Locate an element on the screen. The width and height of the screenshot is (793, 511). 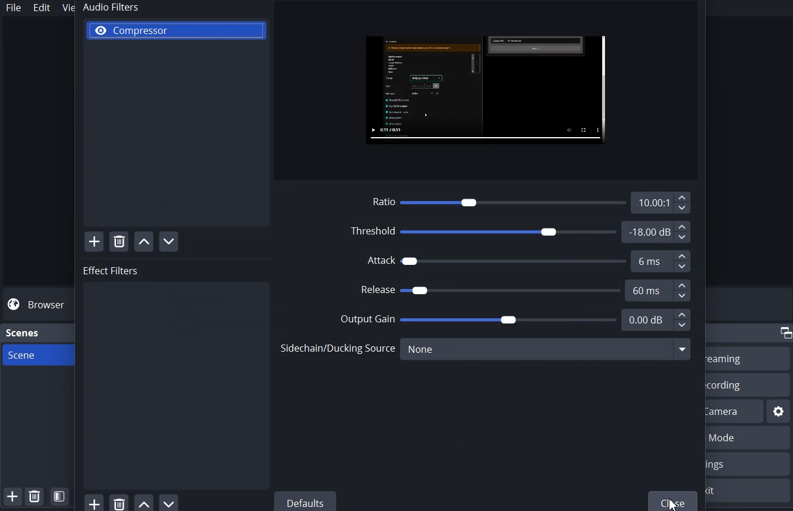
Settings is located at coordinates (779, 411).